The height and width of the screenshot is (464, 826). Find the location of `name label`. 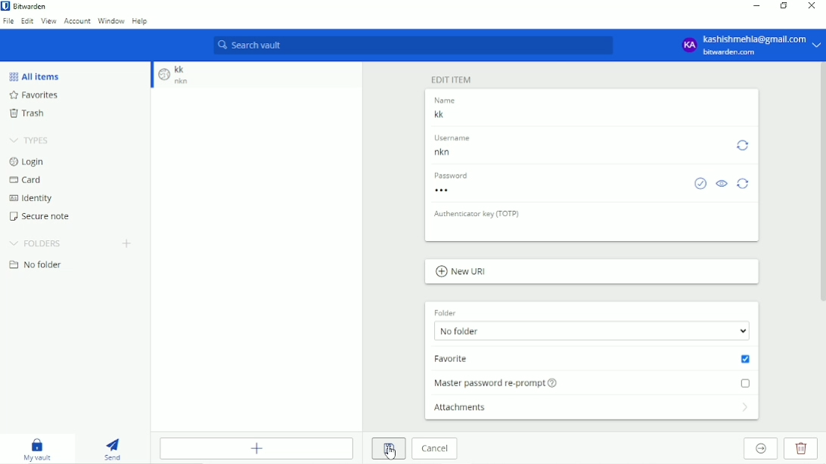

name label is located at coordinates (451, 100).